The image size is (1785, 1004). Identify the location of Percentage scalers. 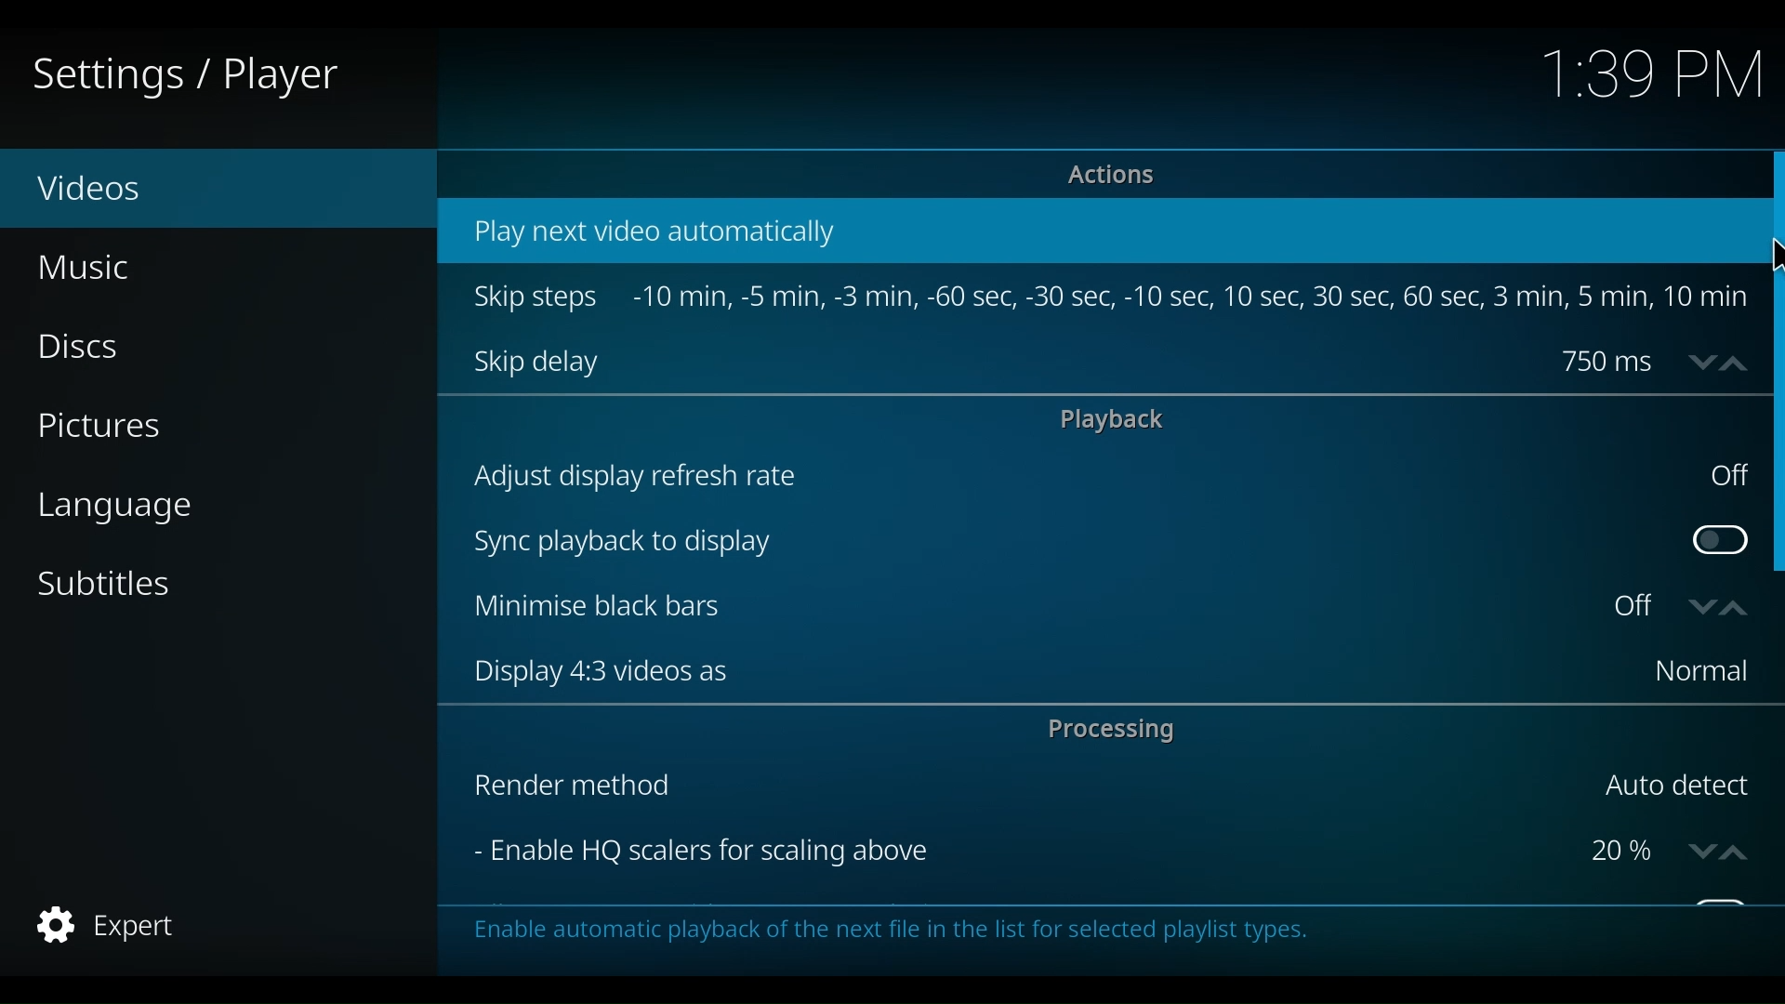
(1624, 852).